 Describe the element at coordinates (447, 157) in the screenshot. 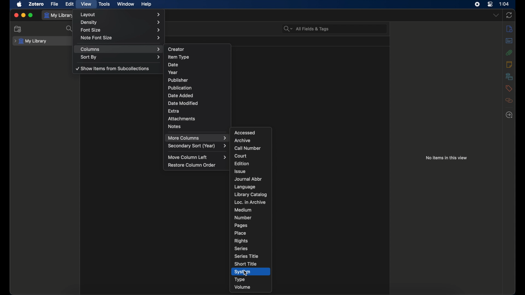

I see `no items in this view` at that location.